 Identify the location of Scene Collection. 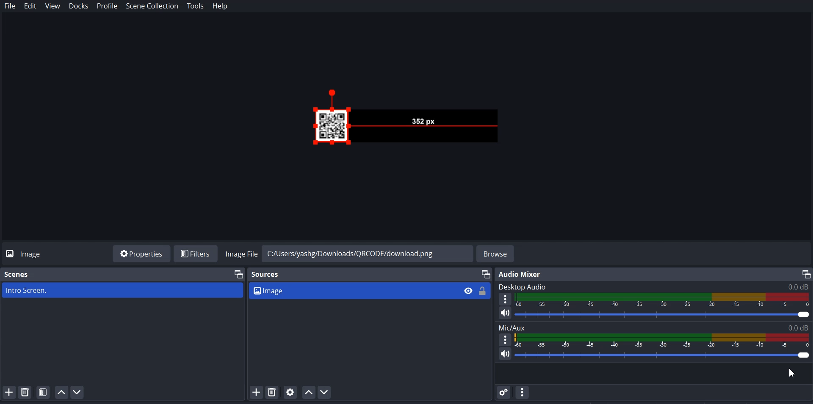
(152, 6).